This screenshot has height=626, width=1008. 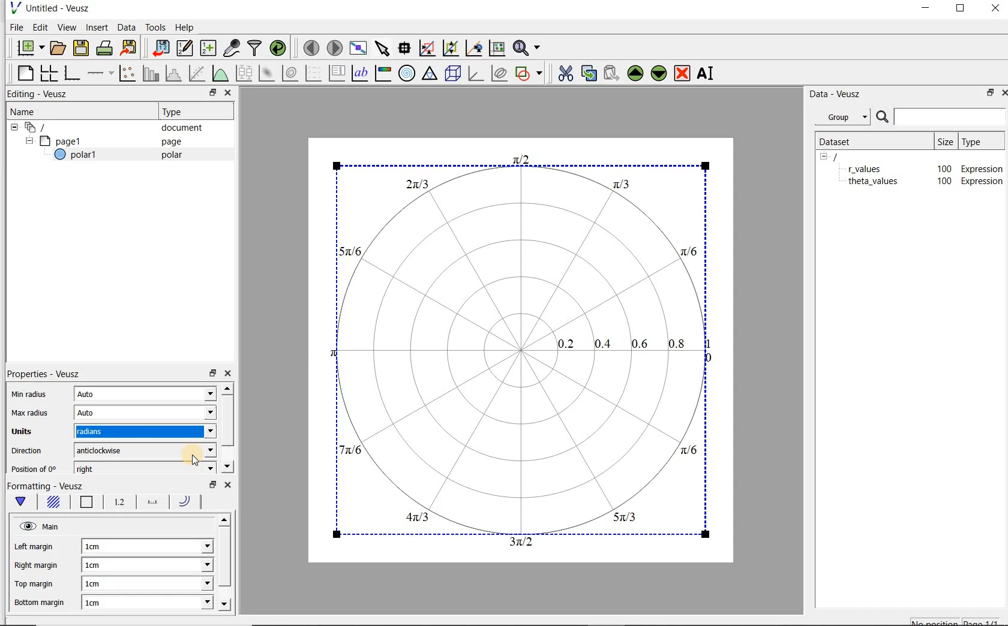 I want to click on units dropdown, so click(x=194, y=433).